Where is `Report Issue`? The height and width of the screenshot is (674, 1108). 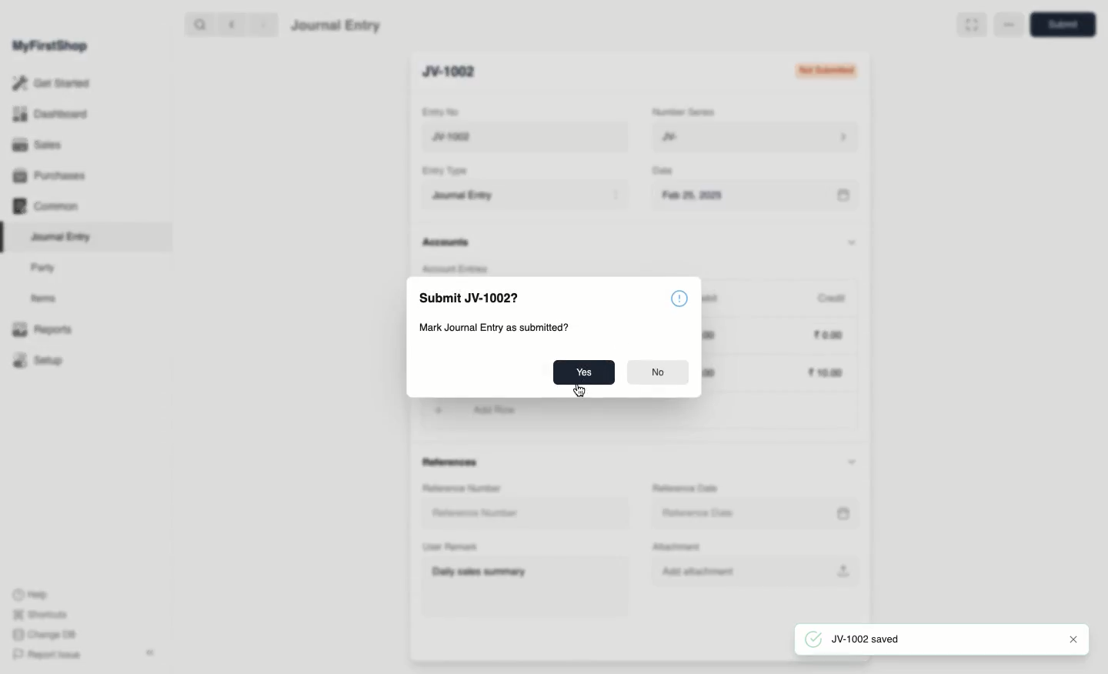
Report Issue is located at coordinates (45, 655).